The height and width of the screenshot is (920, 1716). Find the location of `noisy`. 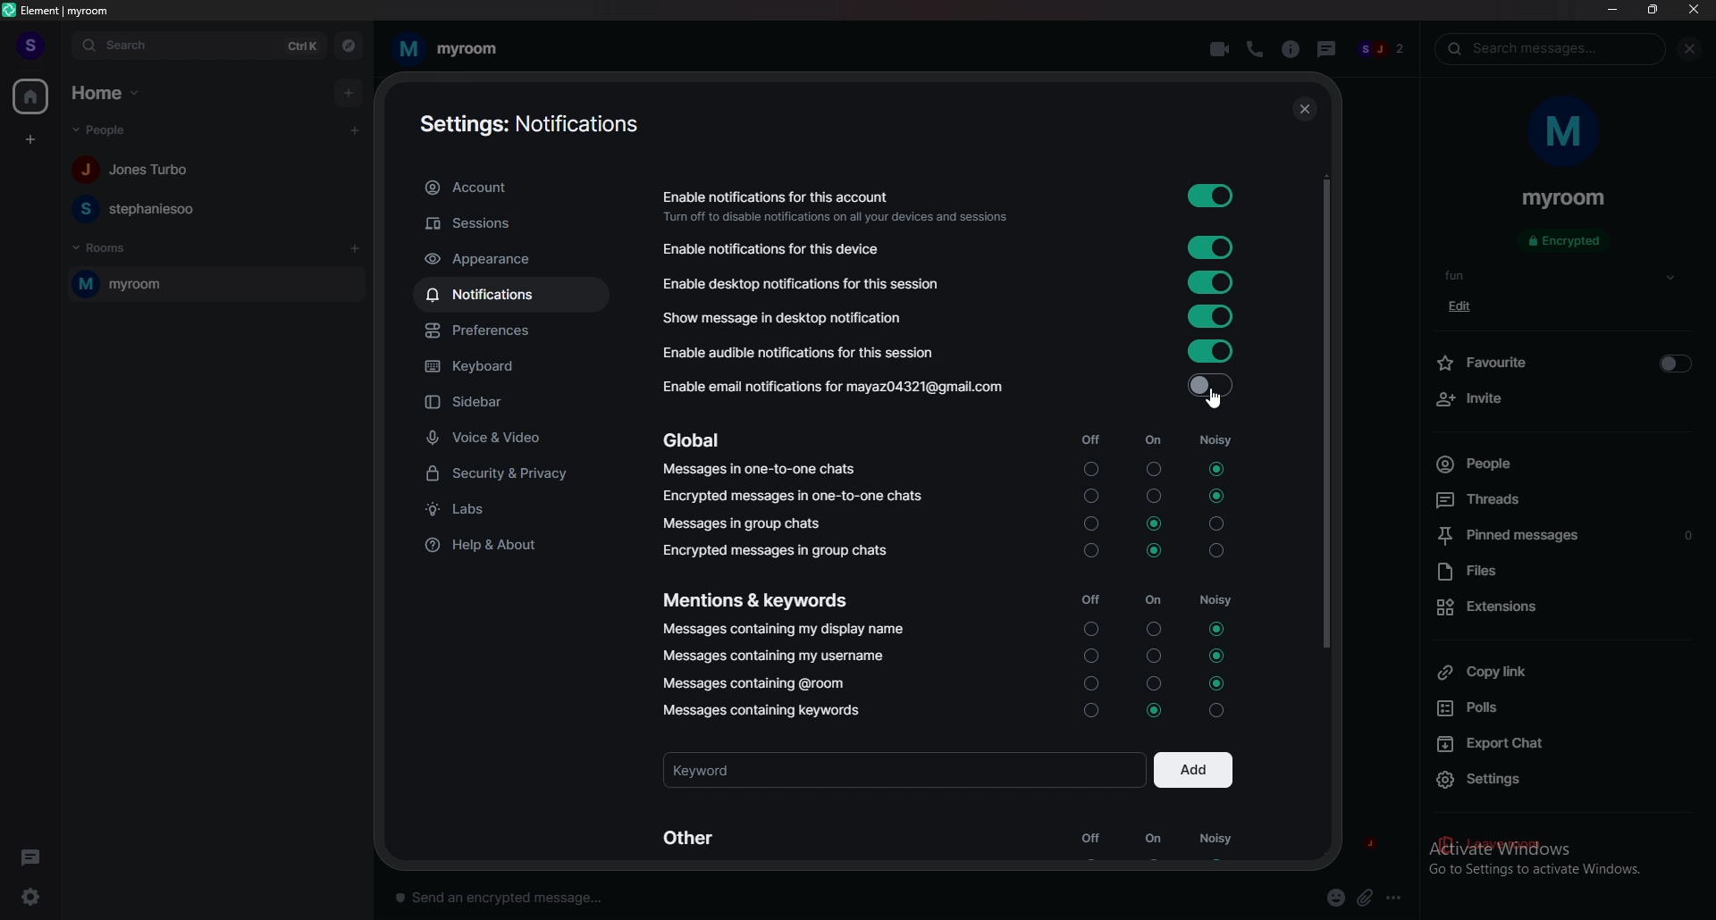

noisy is located at coordinates (1215, 843).